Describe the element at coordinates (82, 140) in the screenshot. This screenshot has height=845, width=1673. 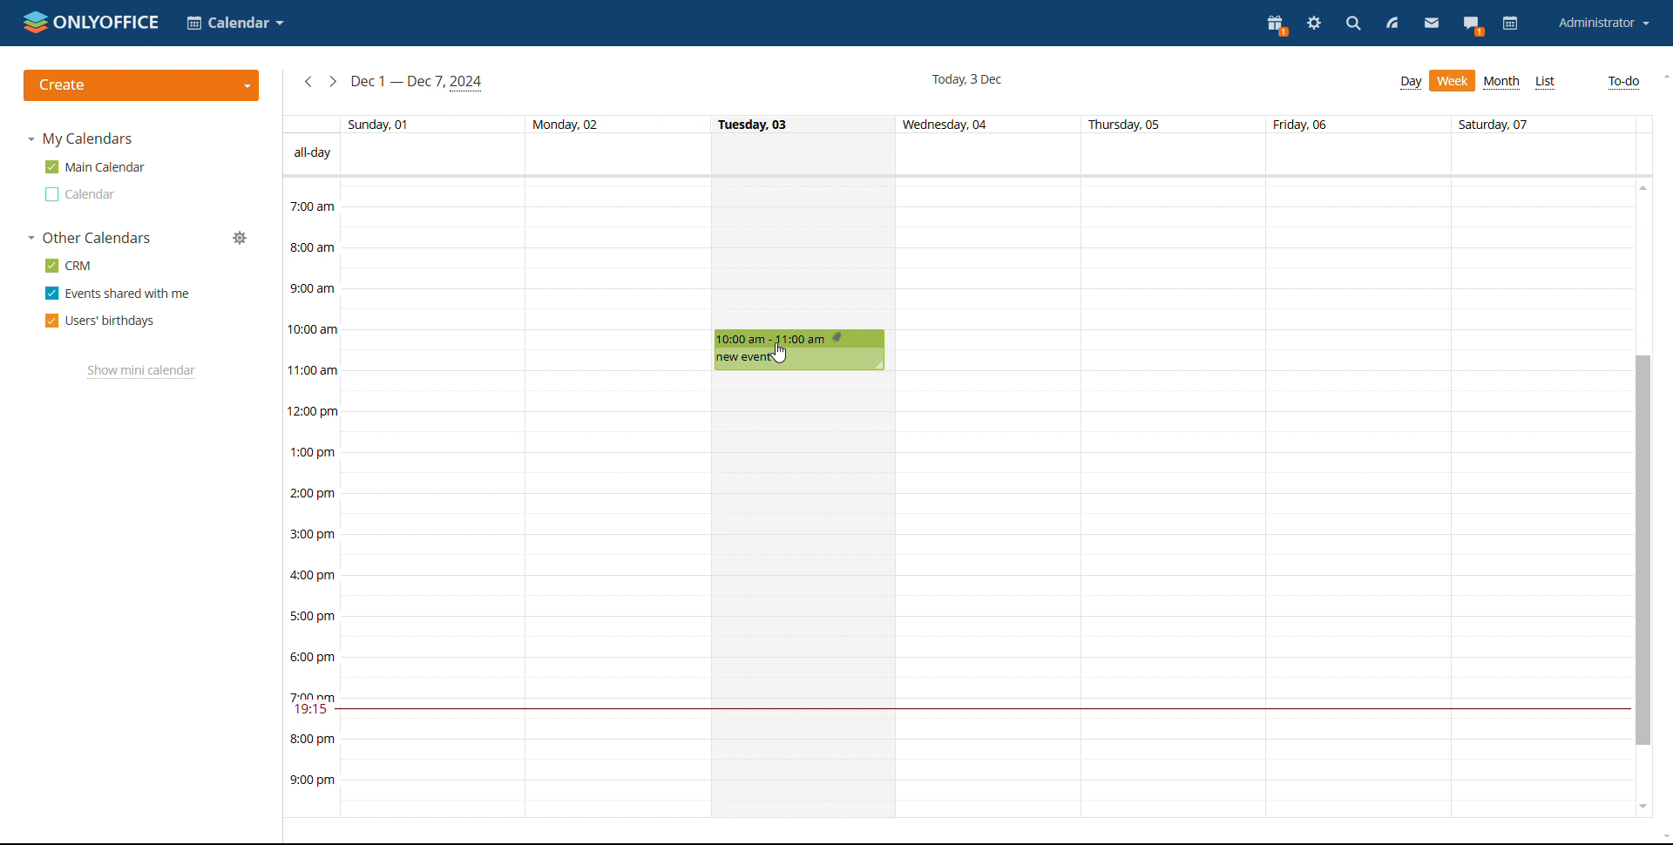
I see `My Calendars` at that location.